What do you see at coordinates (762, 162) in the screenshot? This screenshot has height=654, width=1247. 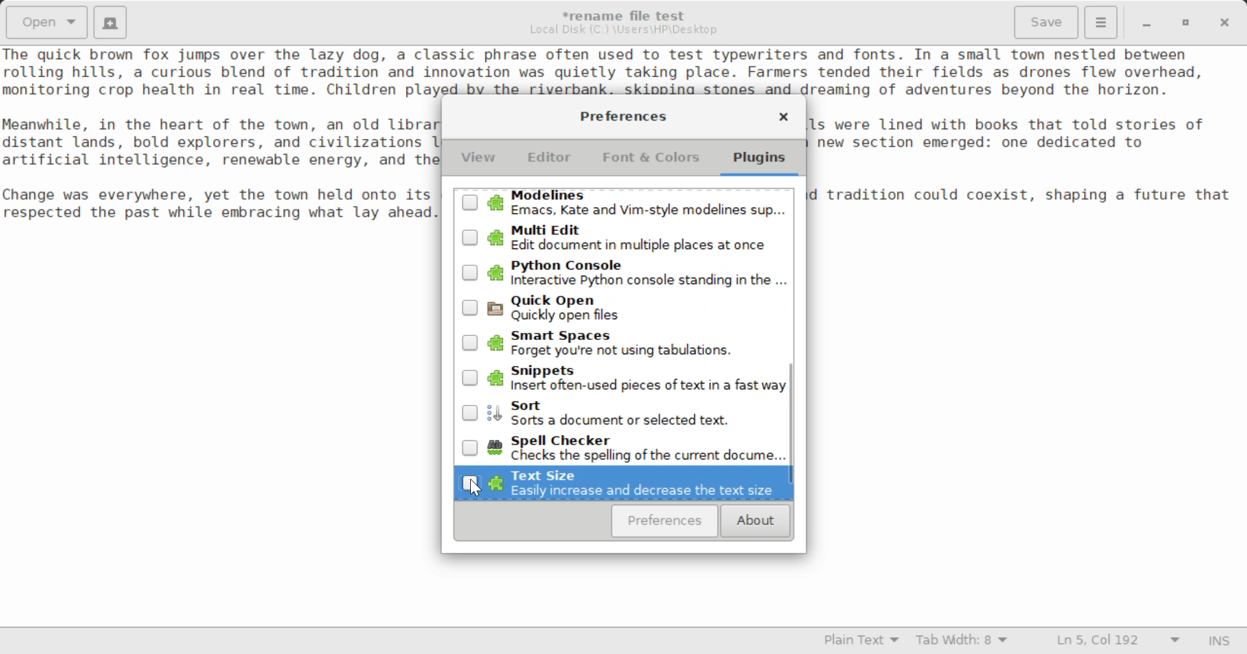 I see `Plugins Tab Selected` at bounding box center [762, 162].